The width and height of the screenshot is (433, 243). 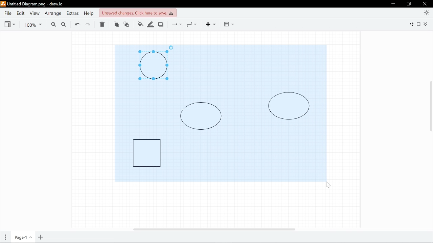 What do you see at coordinates (103, 25) in the screenshot?
I see `Delete` at bounding box center [103, 25].